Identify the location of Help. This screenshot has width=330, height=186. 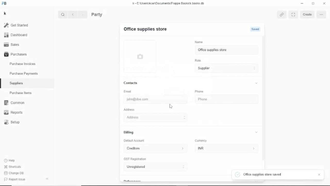
(10, 160).